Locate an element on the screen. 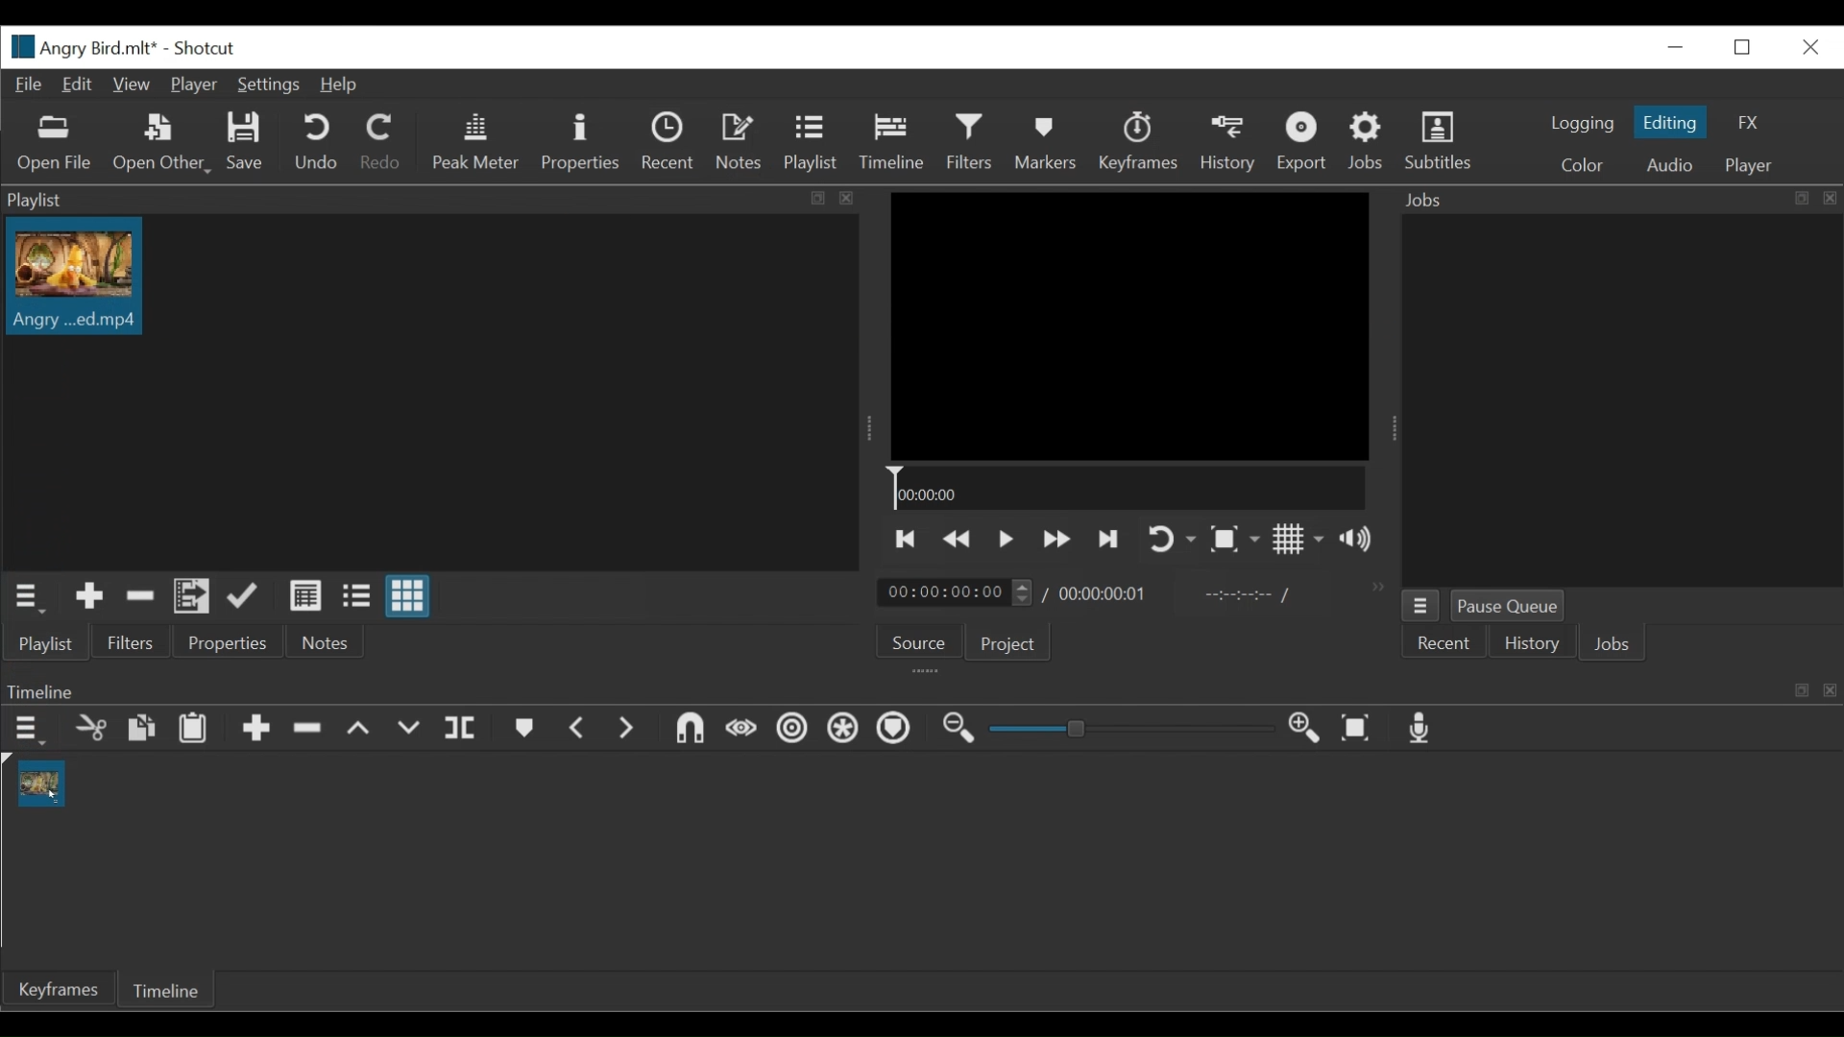  copy is located at coordinates (138, 727).